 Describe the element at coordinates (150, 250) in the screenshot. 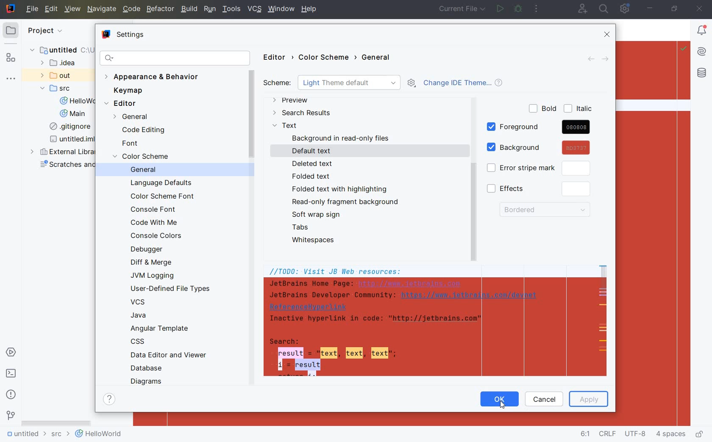

I see `DEBUGGER` at that location.